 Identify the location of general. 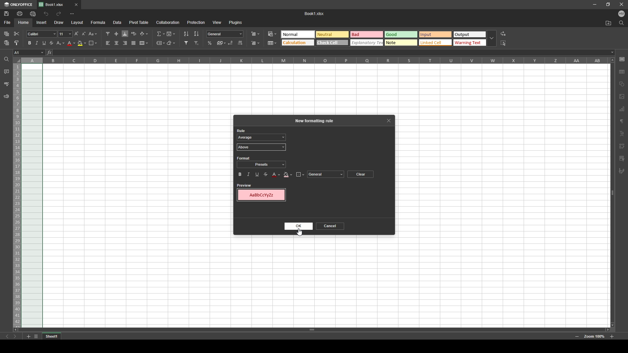
(325, 174).